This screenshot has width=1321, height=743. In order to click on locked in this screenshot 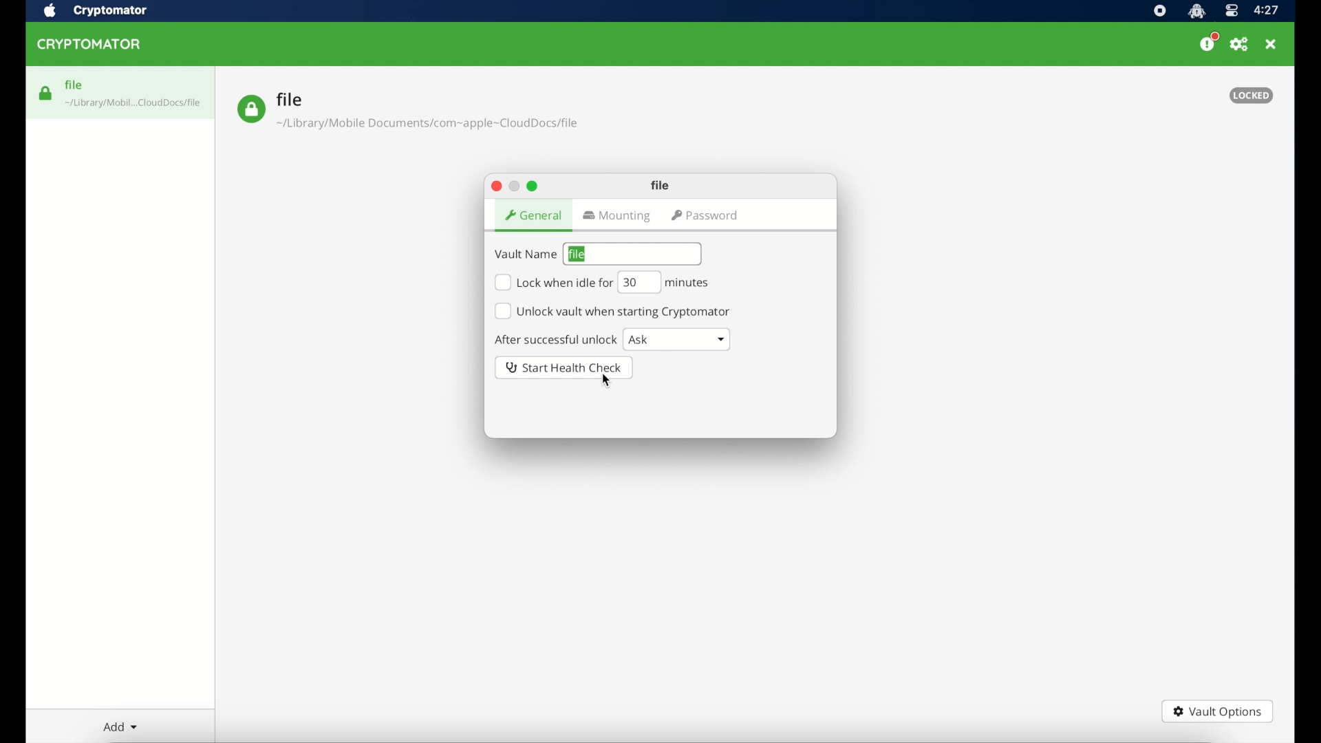, I will do `click(1252, 95)`.